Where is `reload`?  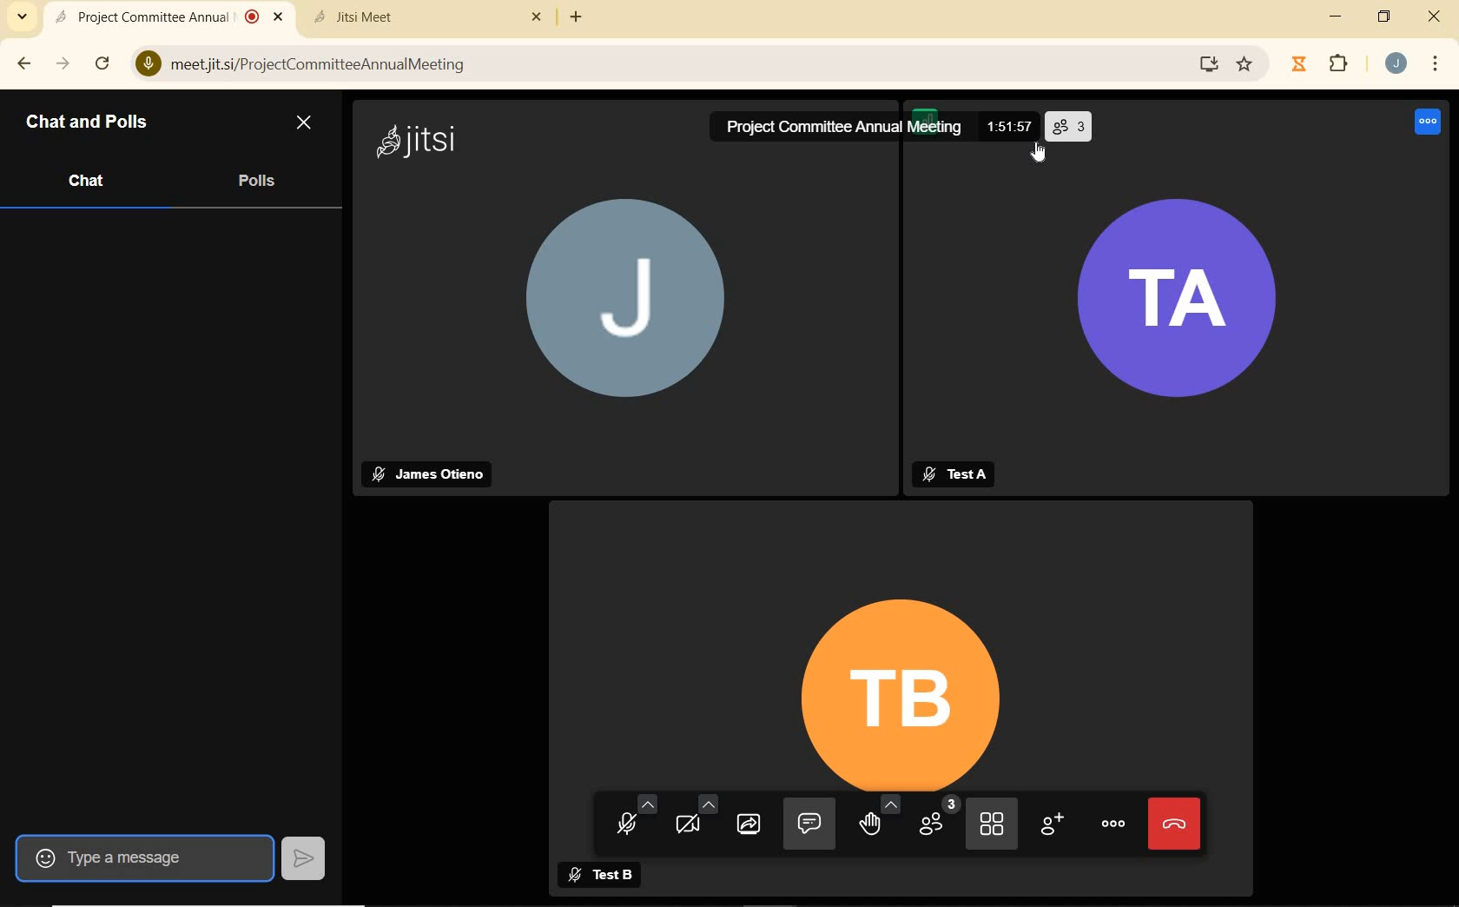
reload is located at coordinates (104, 63).